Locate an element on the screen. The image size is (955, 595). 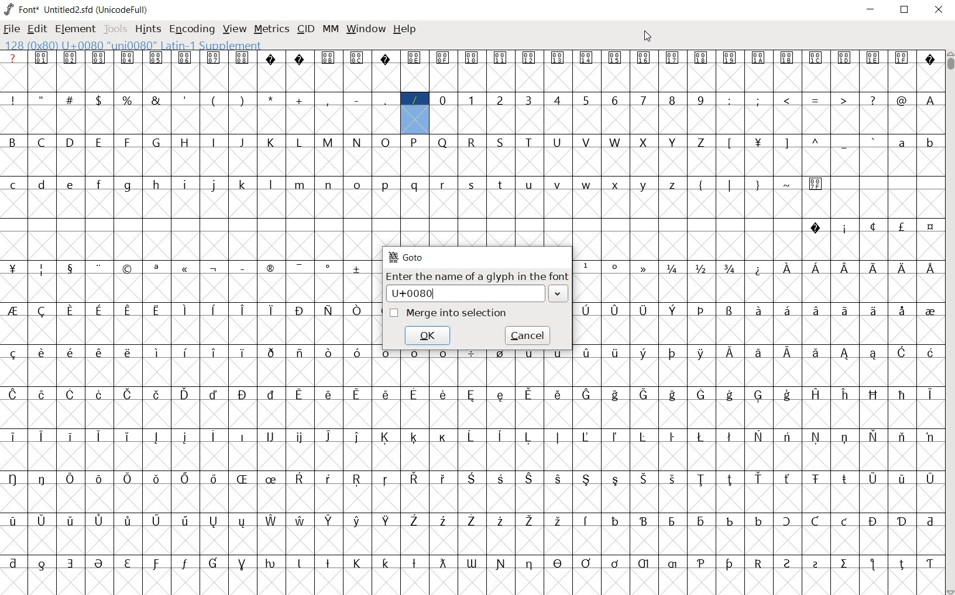
unicode value is located at coordinates (466, 293).